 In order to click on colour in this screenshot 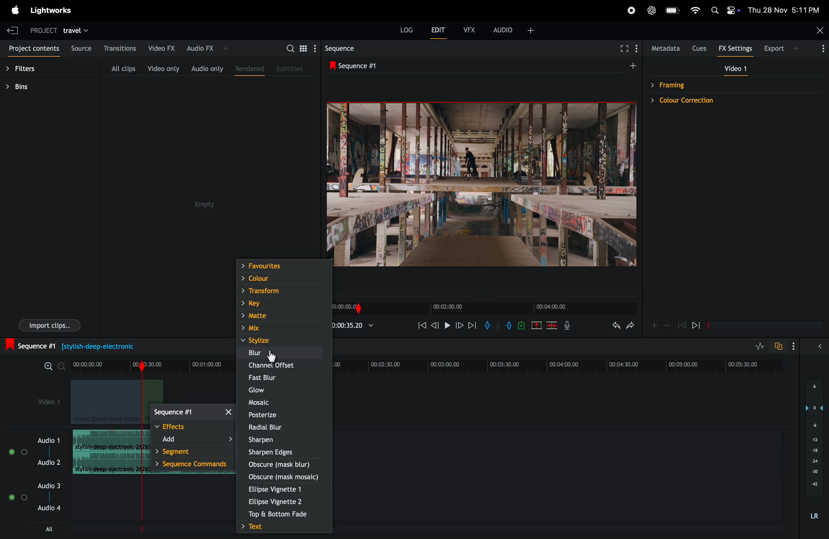, I will do `click(282, 278)`.